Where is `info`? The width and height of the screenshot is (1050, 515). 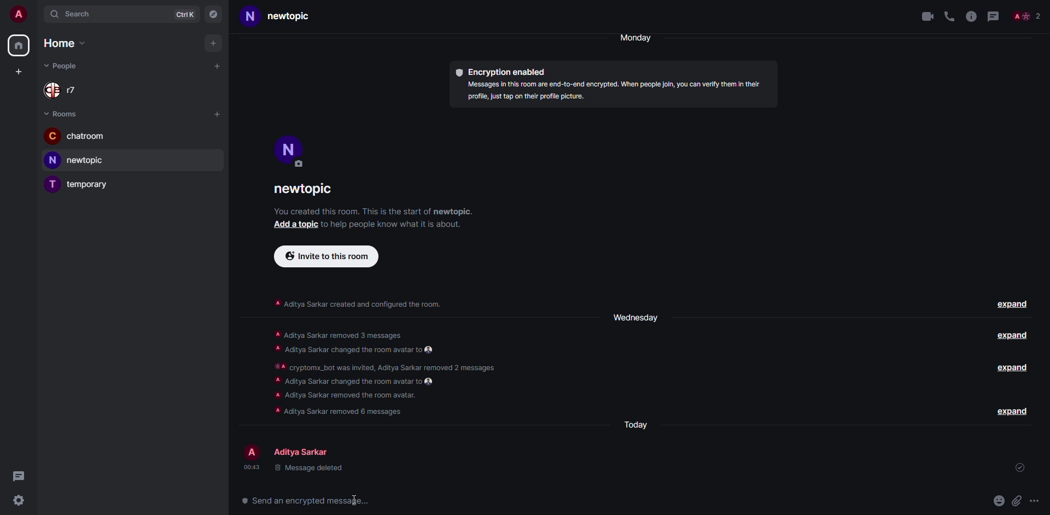 info is located at coordinates (971, 16).